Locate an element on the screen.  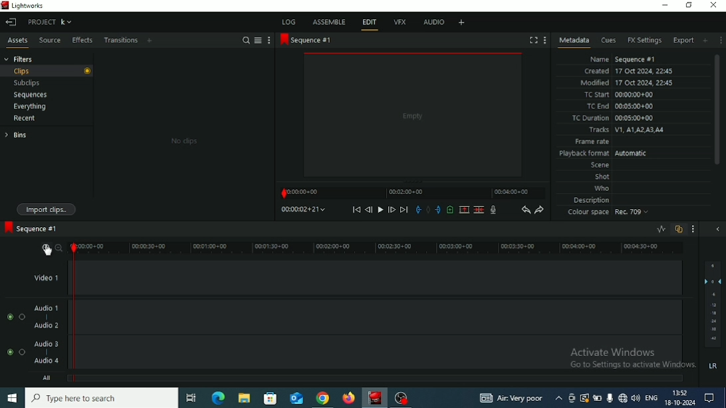
Firefox is located at coordinates (346, 399).